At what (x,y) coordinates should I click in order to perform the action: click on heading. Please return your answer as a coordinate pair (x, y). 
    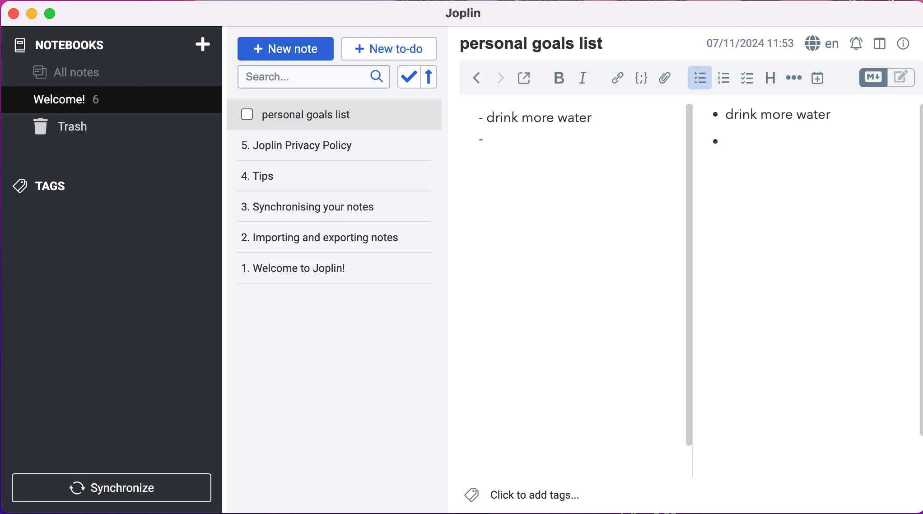
    Looking at the image, I should click on (770, 80).